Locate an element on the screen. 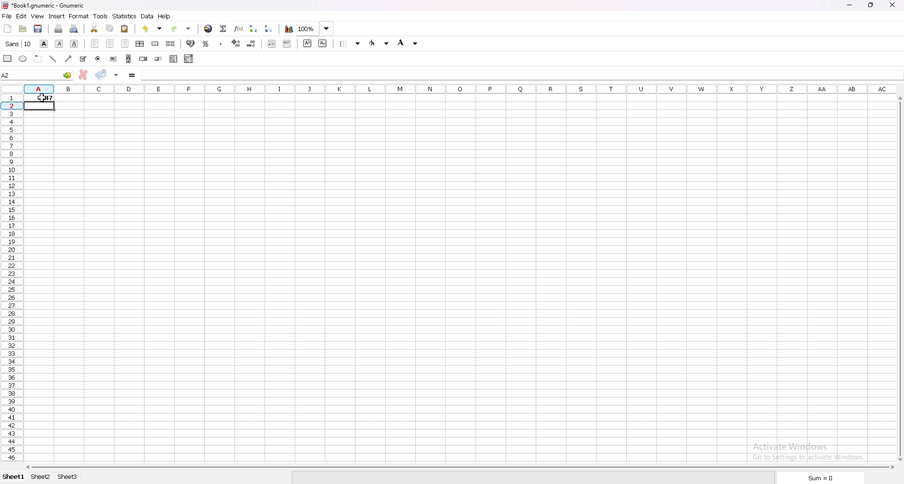 This screenshot has height=484, width=904. bold is located at coordinates (44, 43).